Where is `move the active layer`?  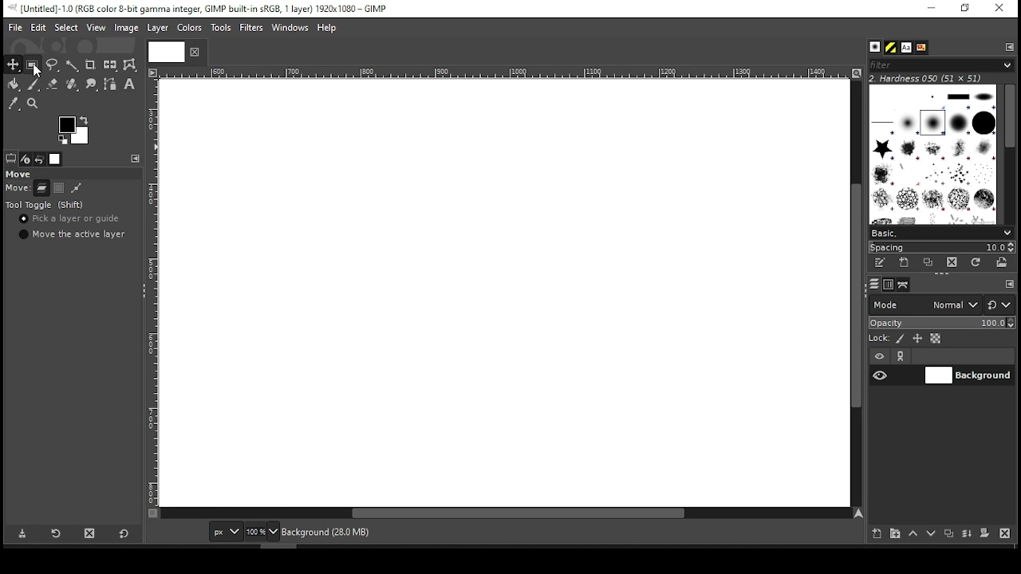 move the active layer is located at coordinates (73, 233).